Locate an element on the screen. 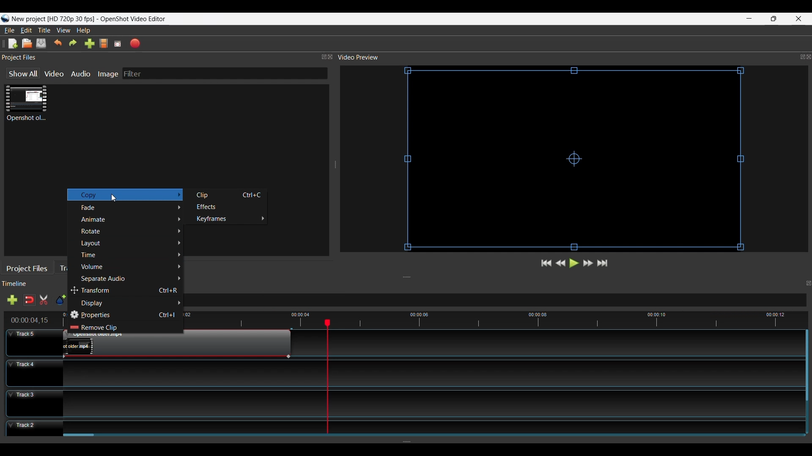 The width and height of the screenshot is (812, 456). Edit is located at coordinates (27, 30).